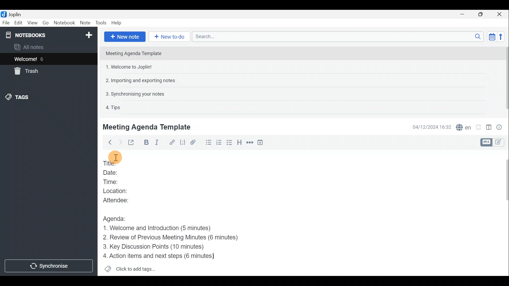  What do you see at coordinates (168, 37) in the screenshot?
I see `New to-do` at bounding box center [168, 37].